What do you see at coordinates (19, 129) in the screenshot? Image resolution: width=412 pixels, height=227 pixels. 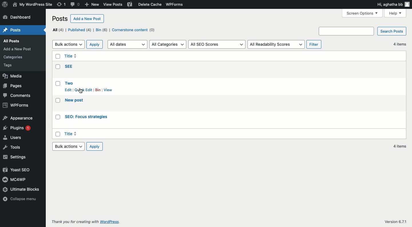 I see `Plugins` at bounding box center [19, 129].